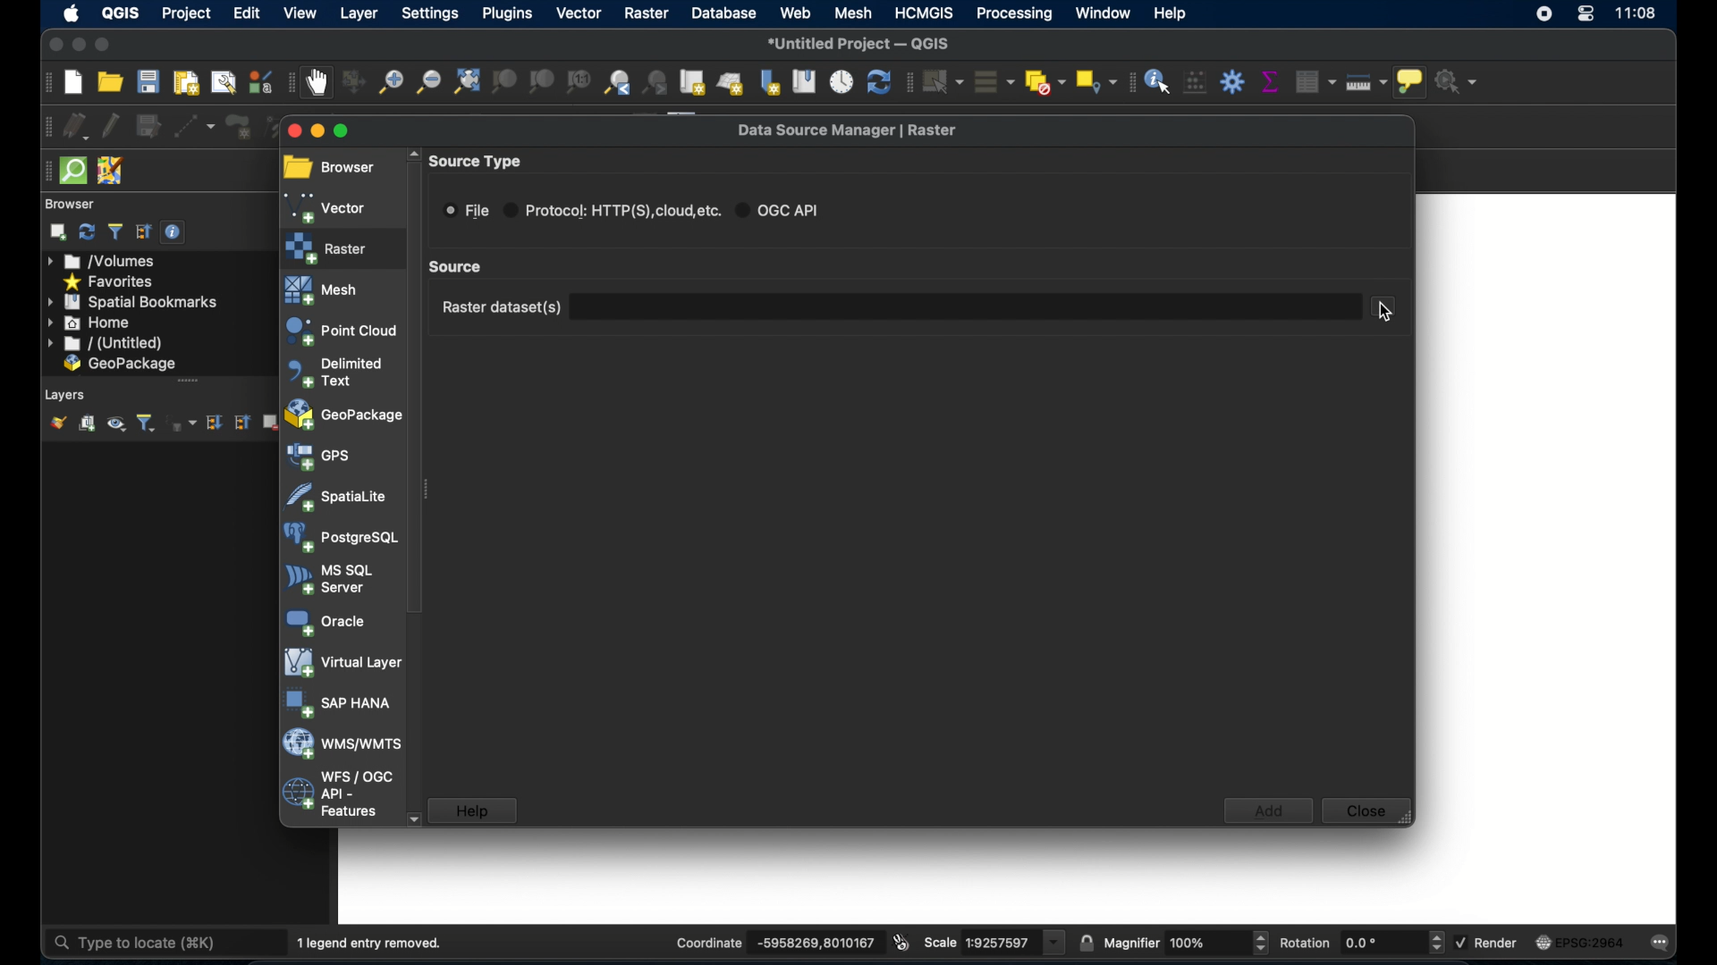 The width and height of the screenshot is (1717, 965). What do you see at coordinates (341, 413) in the screenshot?
I see `geopackage` at bounding box center [341, 413].